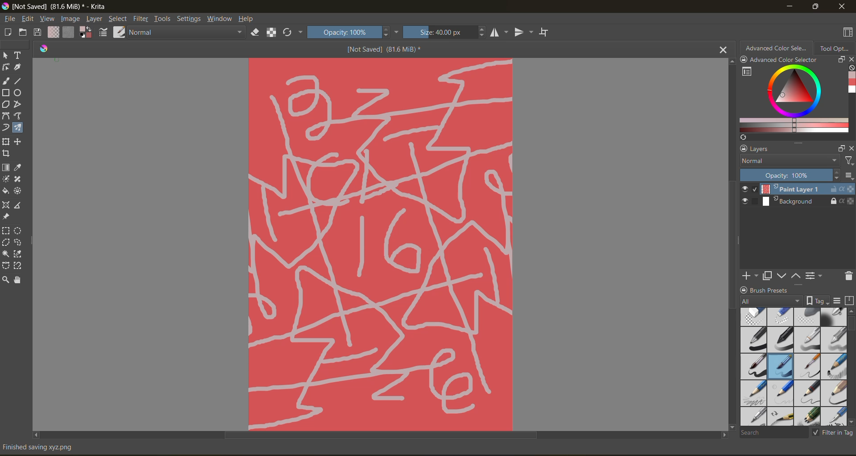 This screenshot has height=456, width=856. I want to click on search, so click(774, 432).